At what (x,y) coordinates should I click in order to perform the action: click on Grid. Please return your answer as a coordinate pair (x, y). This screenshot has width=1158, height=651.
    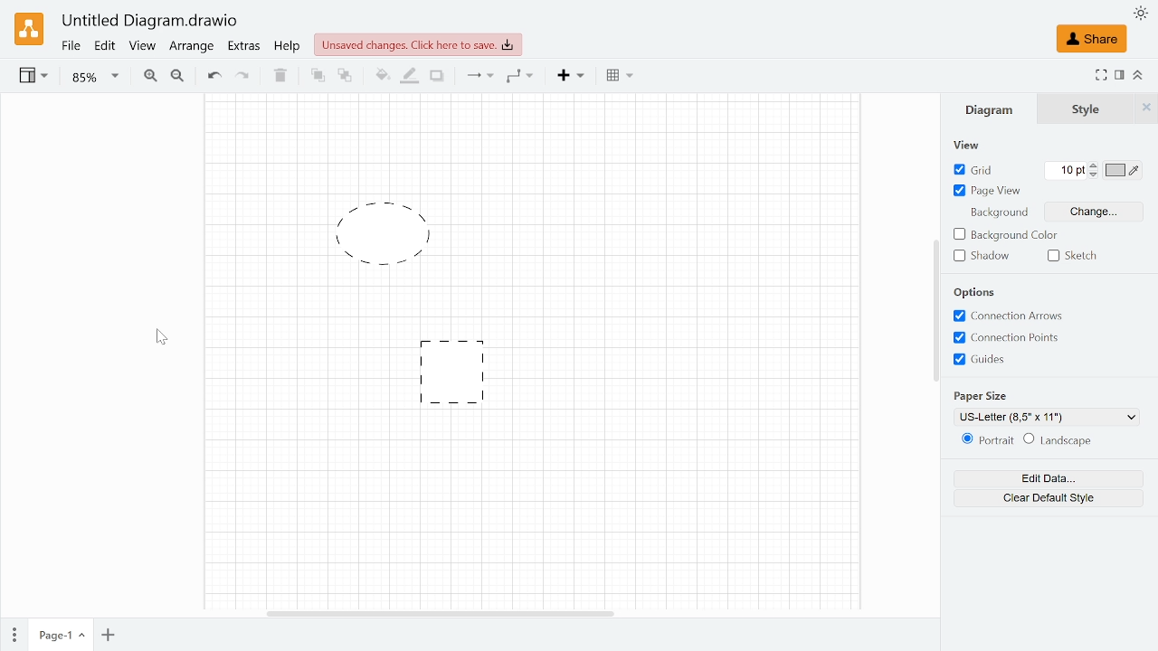
    Looking at the image, I should click on (975, 171).